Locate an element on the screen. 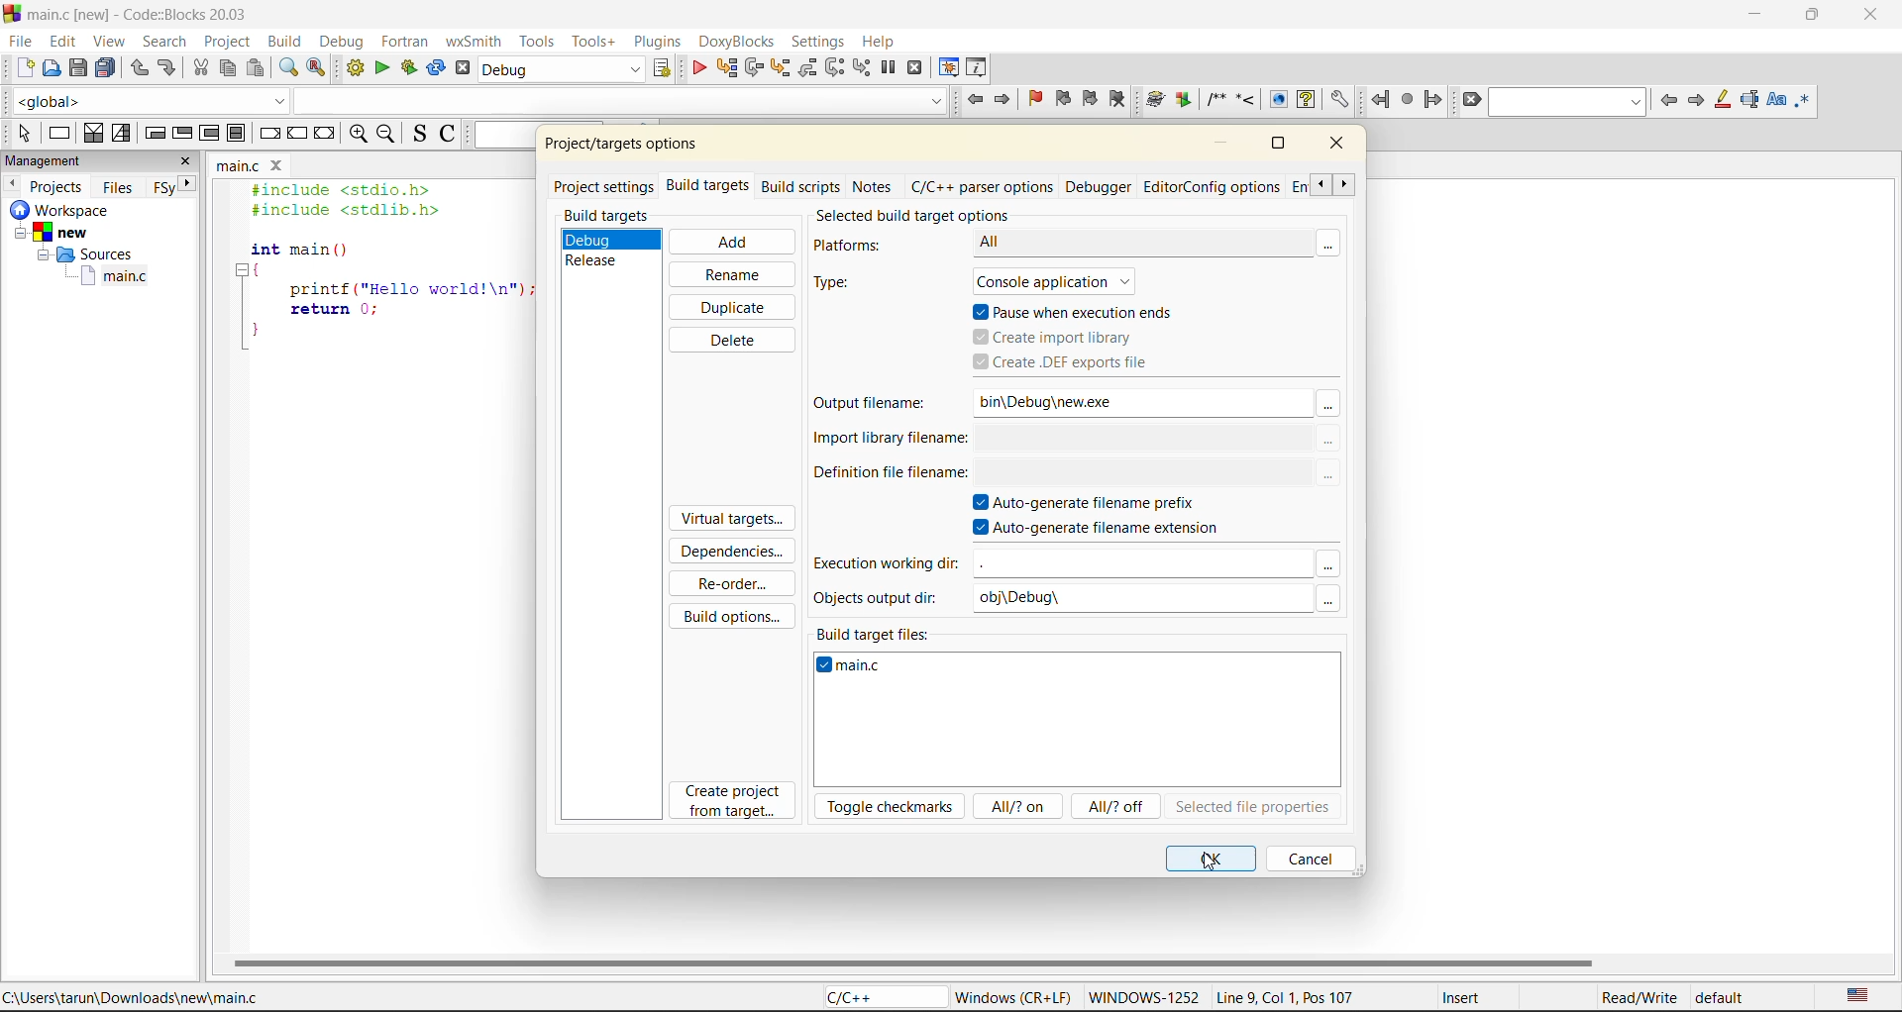 The image size is (1902, 1012). open is located at coordinates (53, 68).